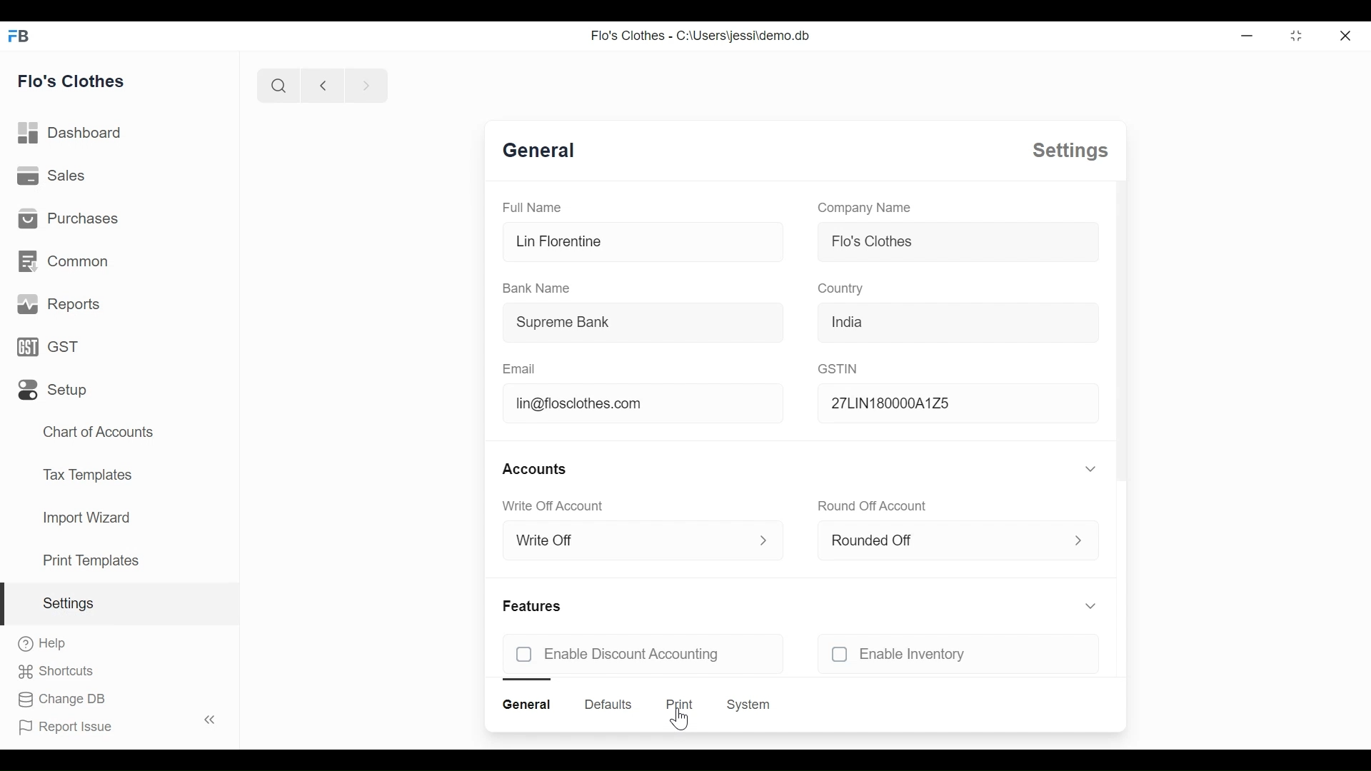  I want to click on email, so click(520, 369).